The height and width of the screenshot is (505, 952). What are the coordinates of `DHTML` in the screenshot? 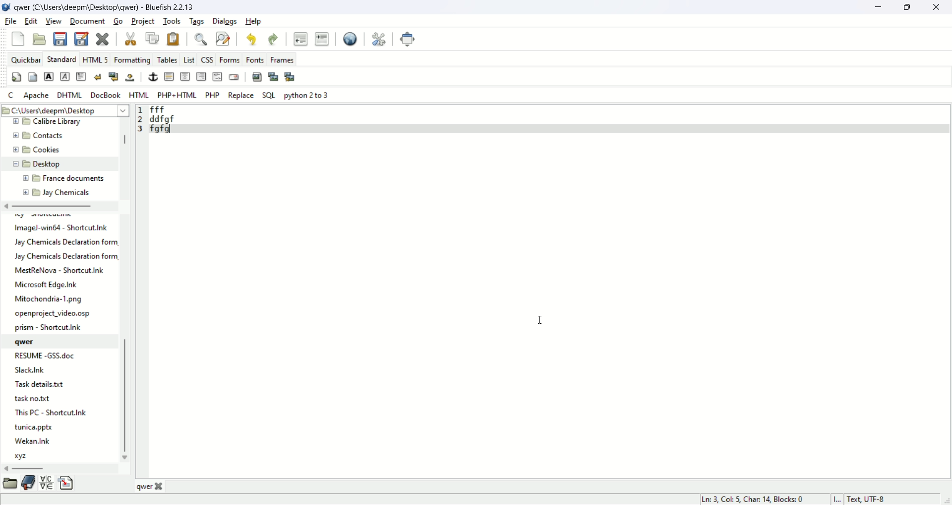 It's located at (69, 95).